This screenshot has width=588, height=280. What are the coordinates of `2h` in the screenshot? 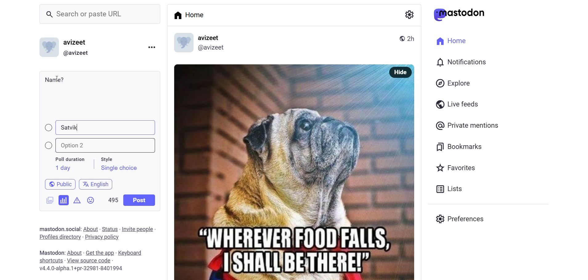 It's located at (413, 36).